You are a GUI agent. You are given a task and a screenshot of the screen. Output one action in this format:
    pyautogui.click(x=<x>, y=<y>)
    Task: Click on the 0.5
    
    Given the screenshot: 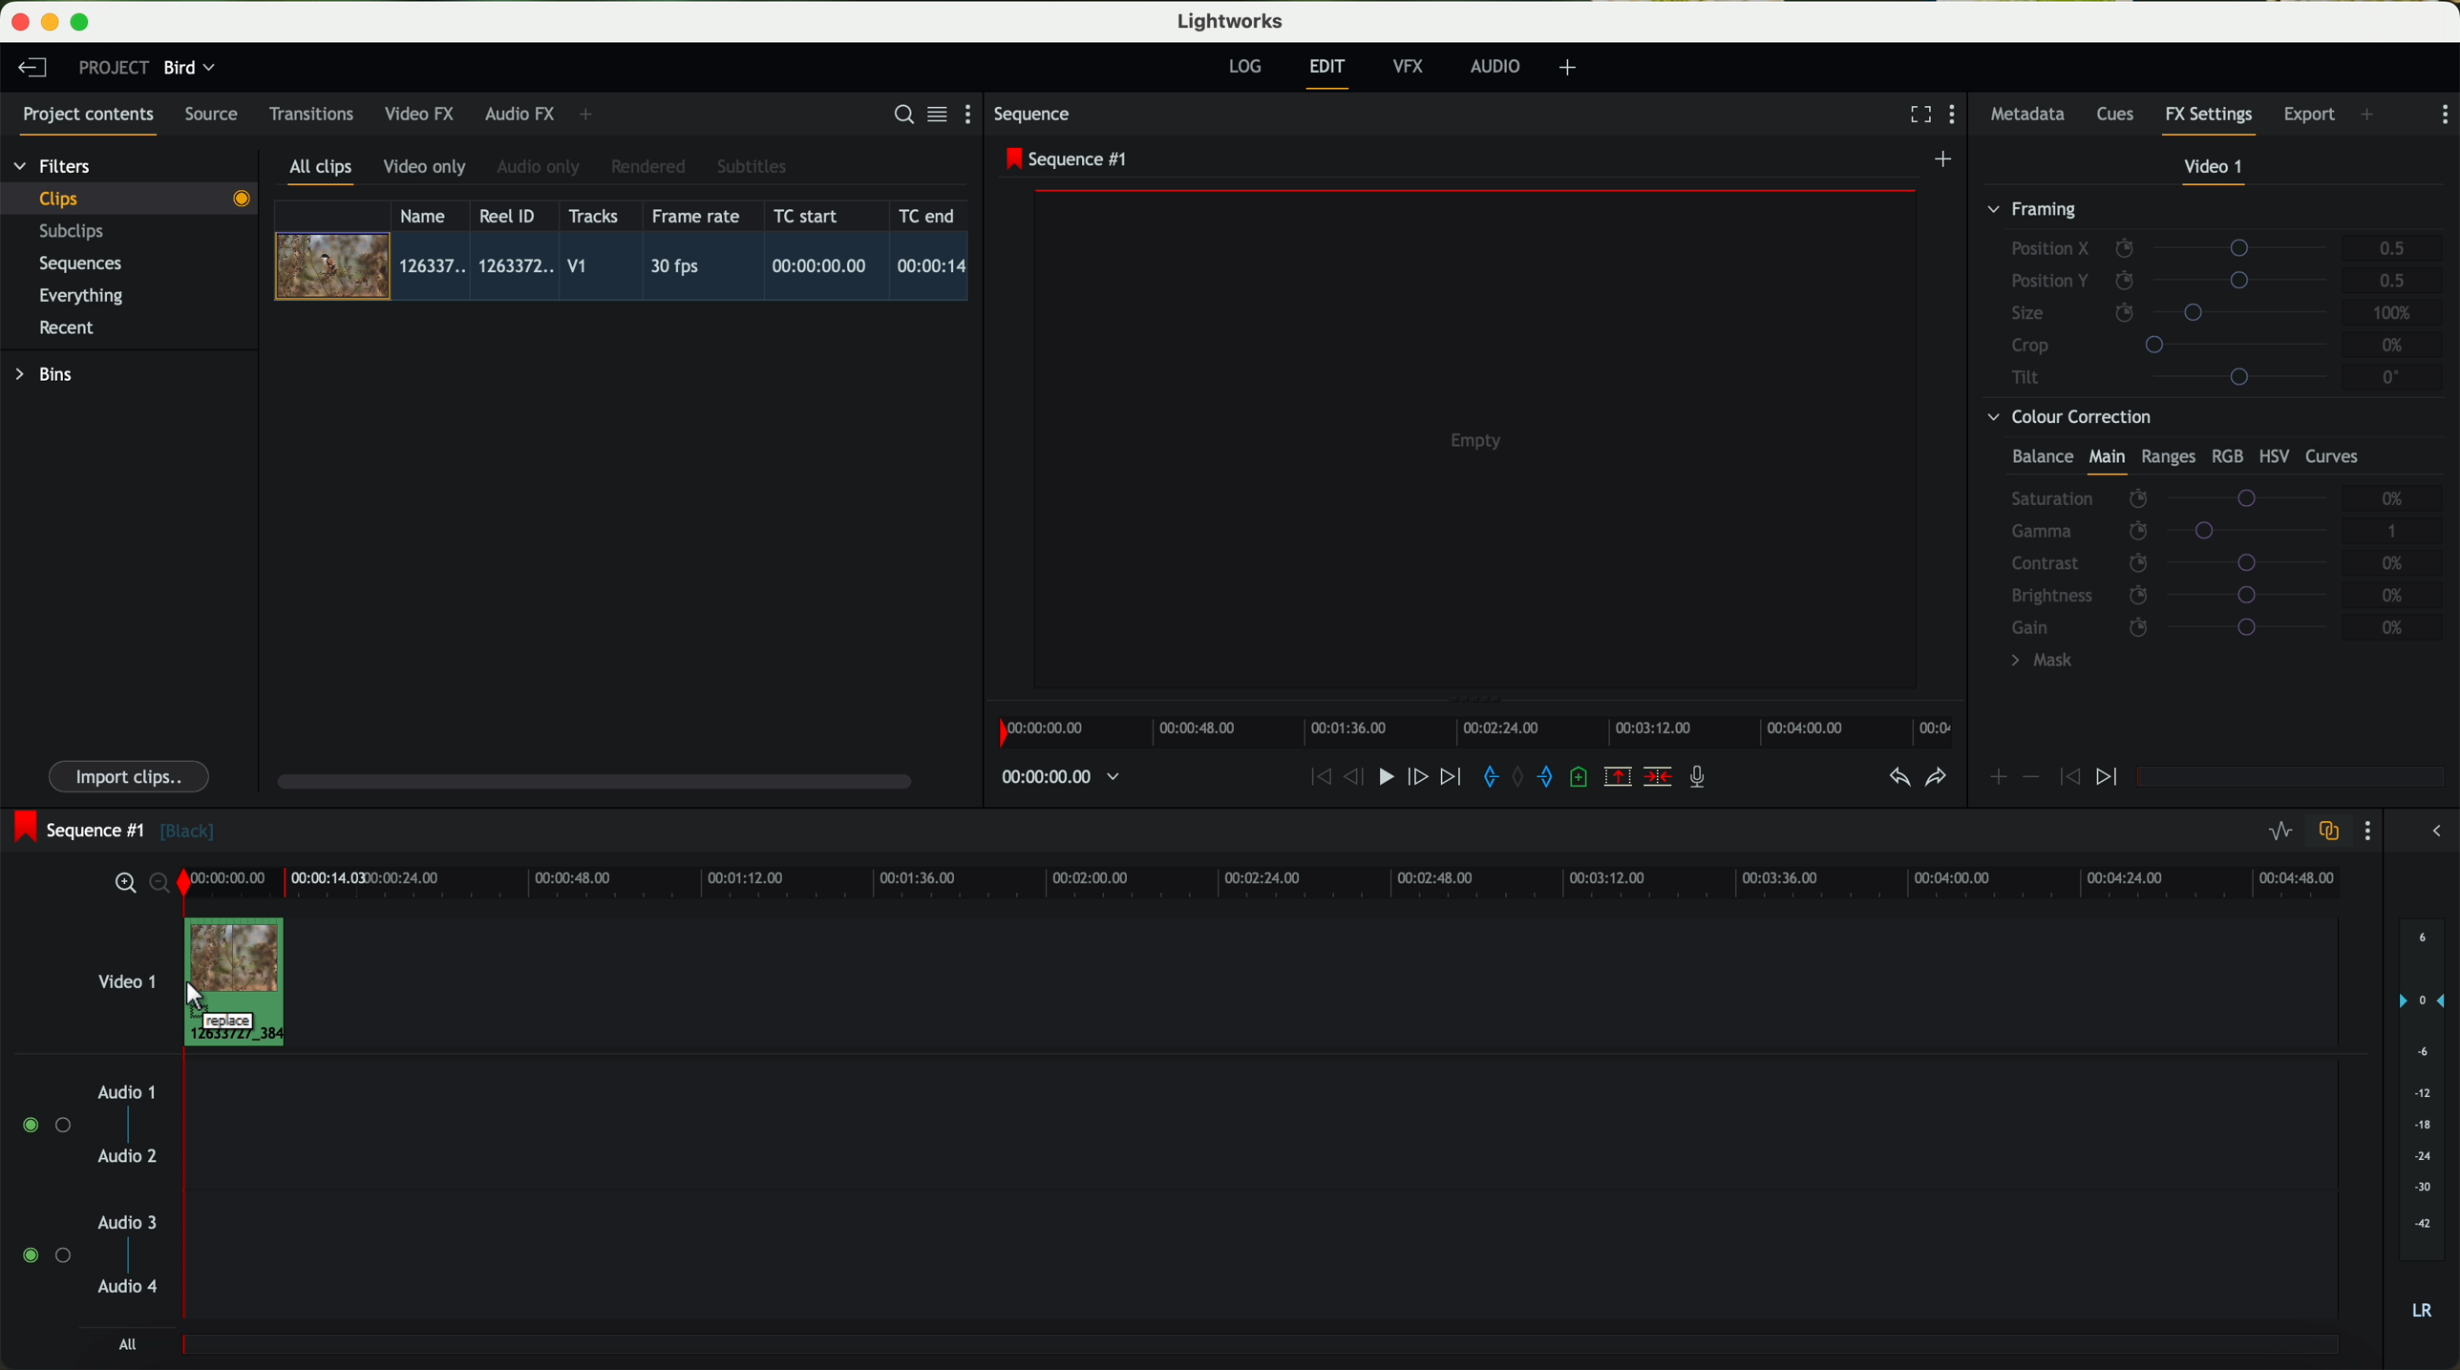 What is the action you would take?
    pyautogui.click(x=2392, y=249)
    